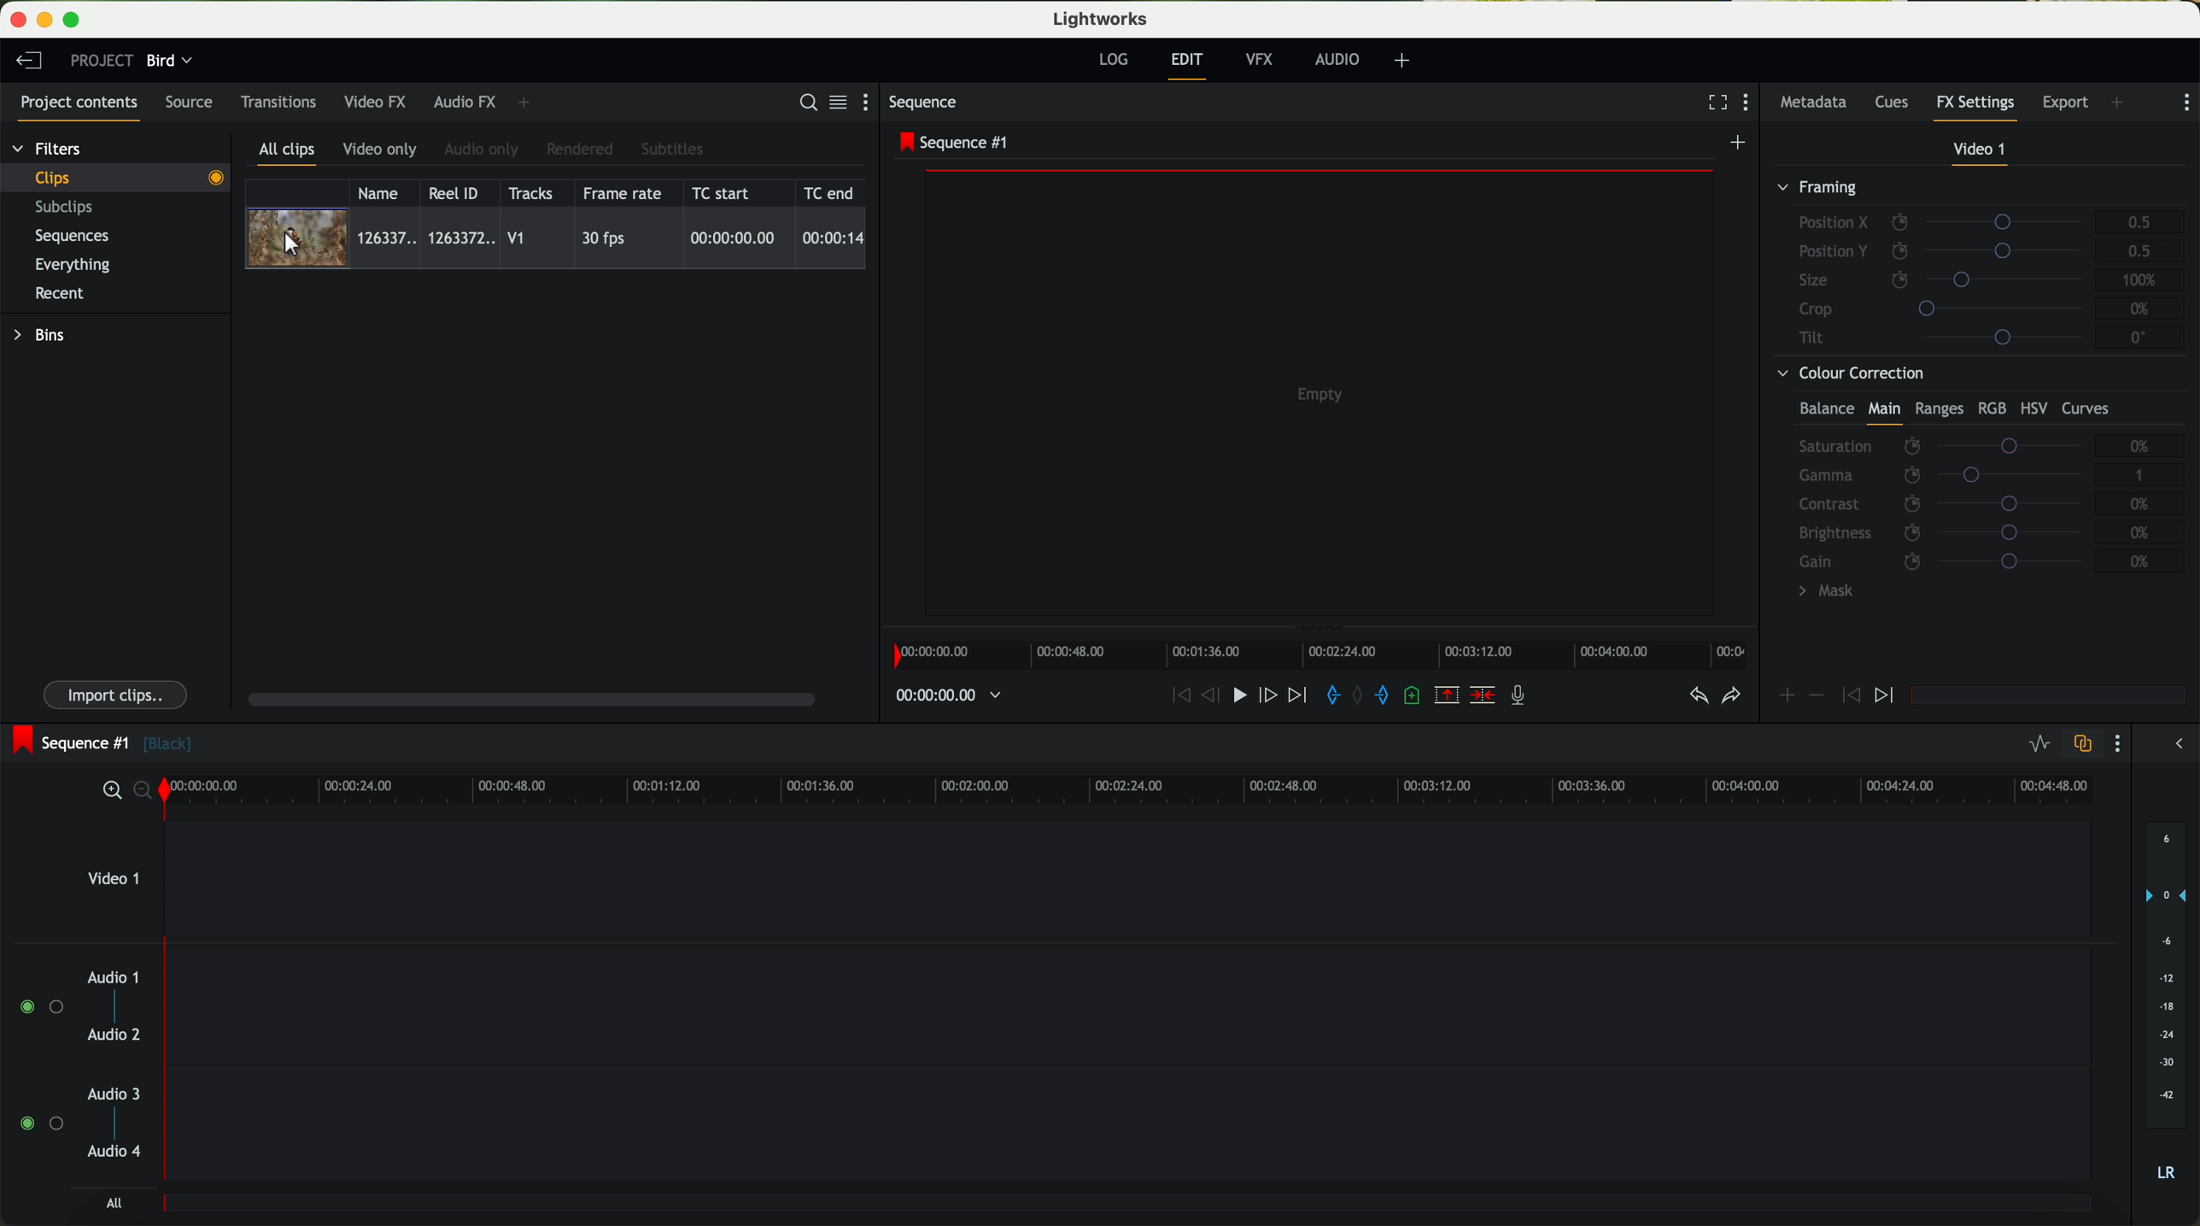 The height and width of the screenshot is (1226, 2200). Describe the element at coordinates (106, 1093) in the screenshot. I see `audio 3` at that location.